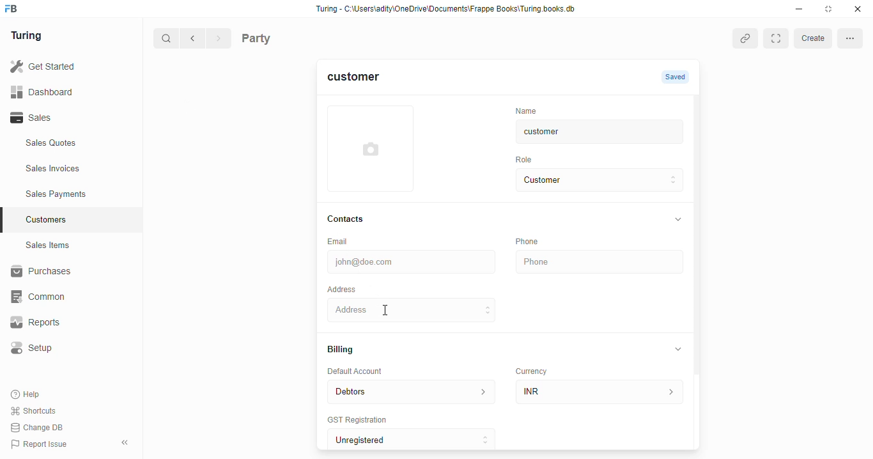 The height and width of the screenshot is (459, 873). Describe the element at coordinates (410, 261) in the screenshot. I see `john@doe.com` at that location.